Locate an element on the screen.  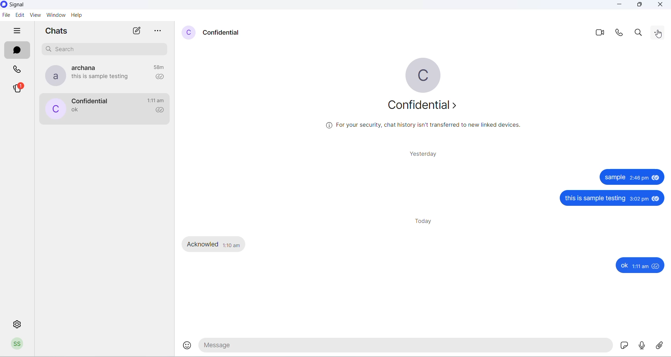
sample is located at coordinates (614, 177).